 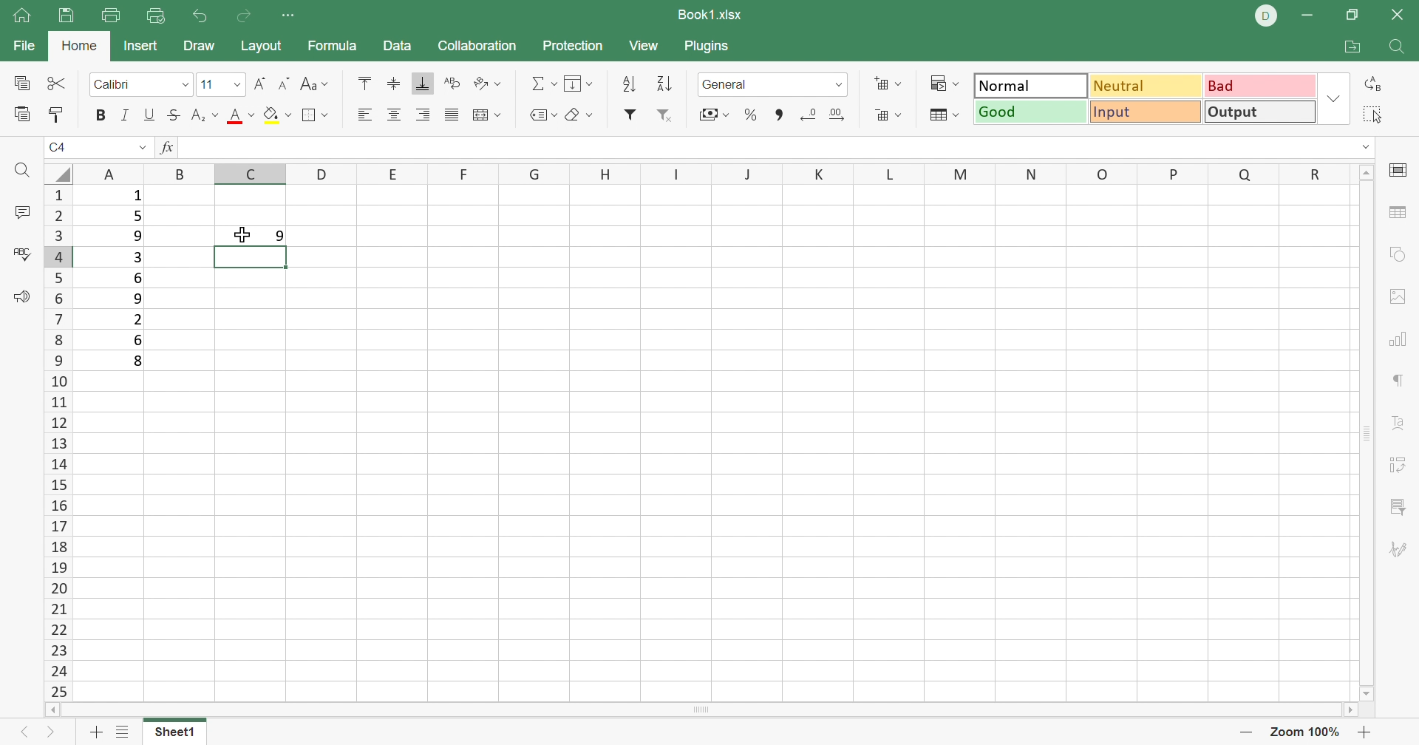 What do you see at coordinates (628, 118) in the screenshot?
I see `Filter` at bounding box center [628, 118].